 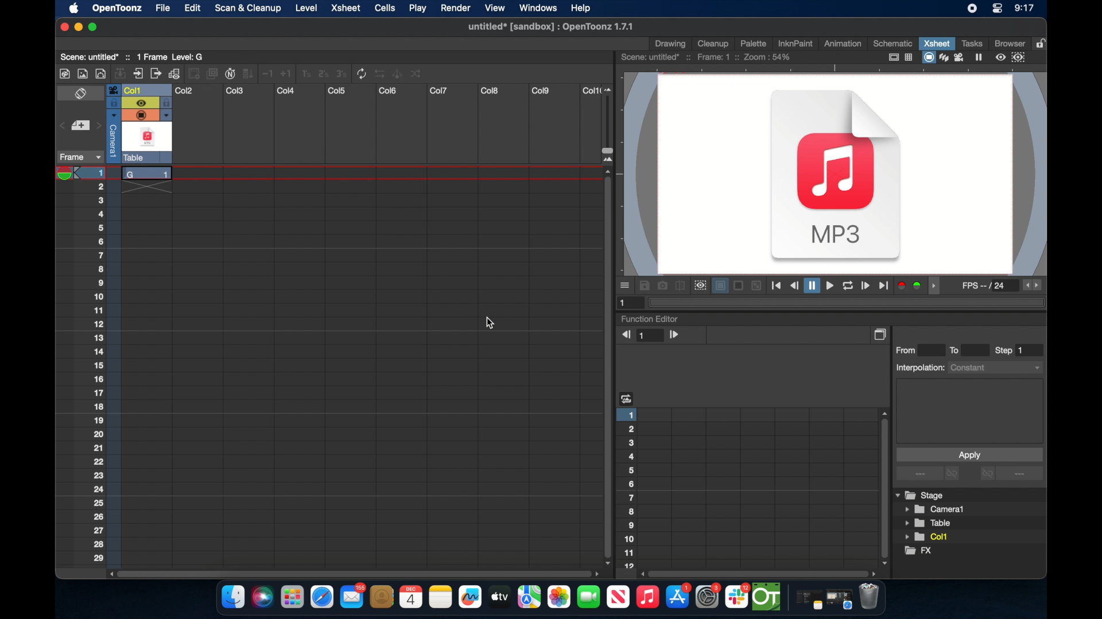 I want to click on contacts, so click(x=382, y=597).